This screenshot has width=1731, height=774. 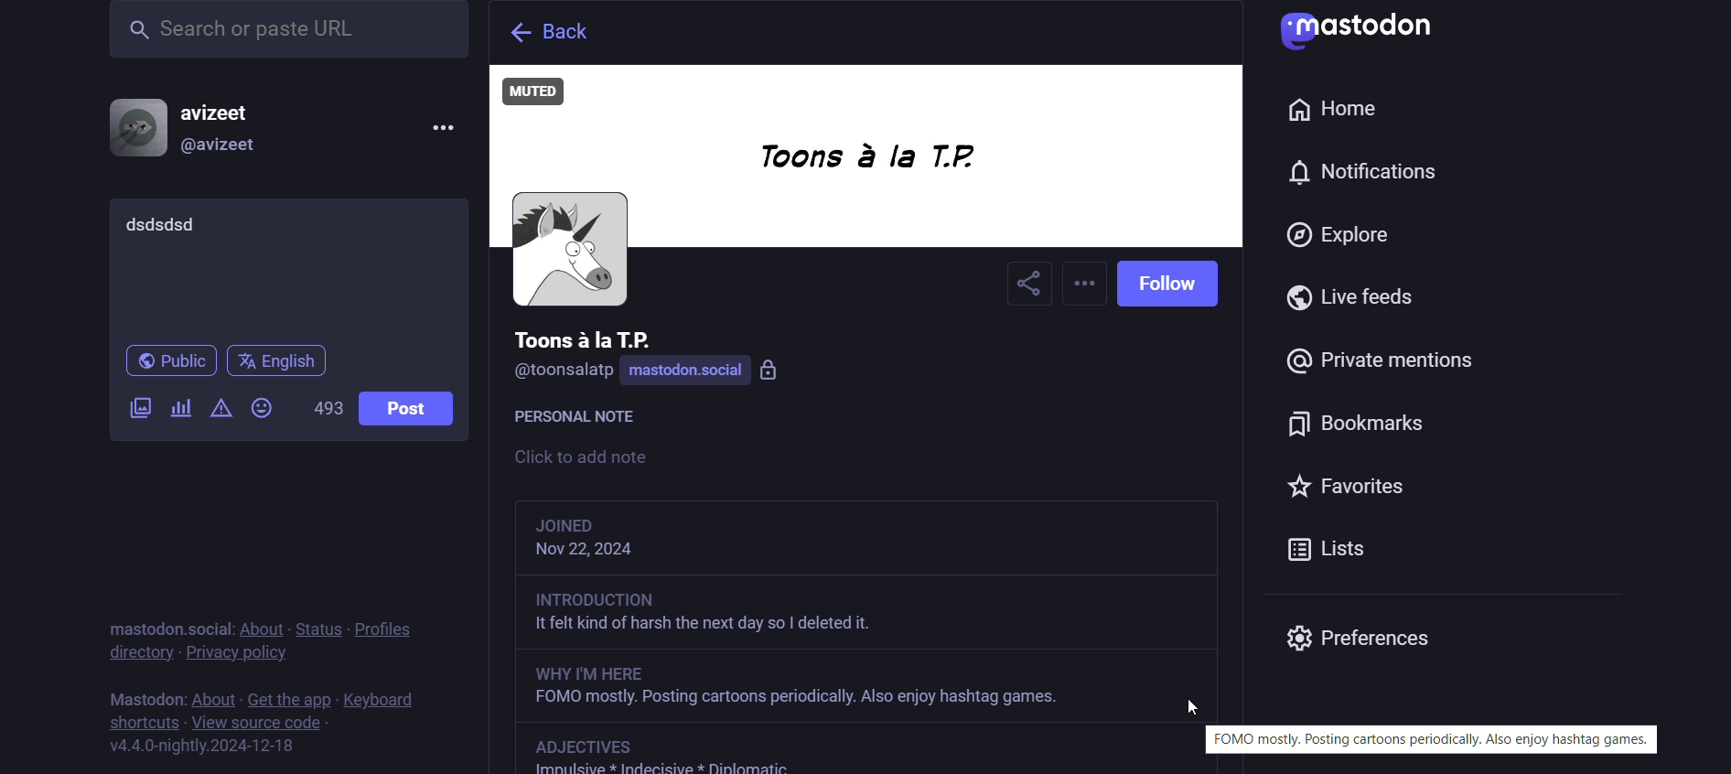 I want to click on preferences, so click(x=1360, y=635).